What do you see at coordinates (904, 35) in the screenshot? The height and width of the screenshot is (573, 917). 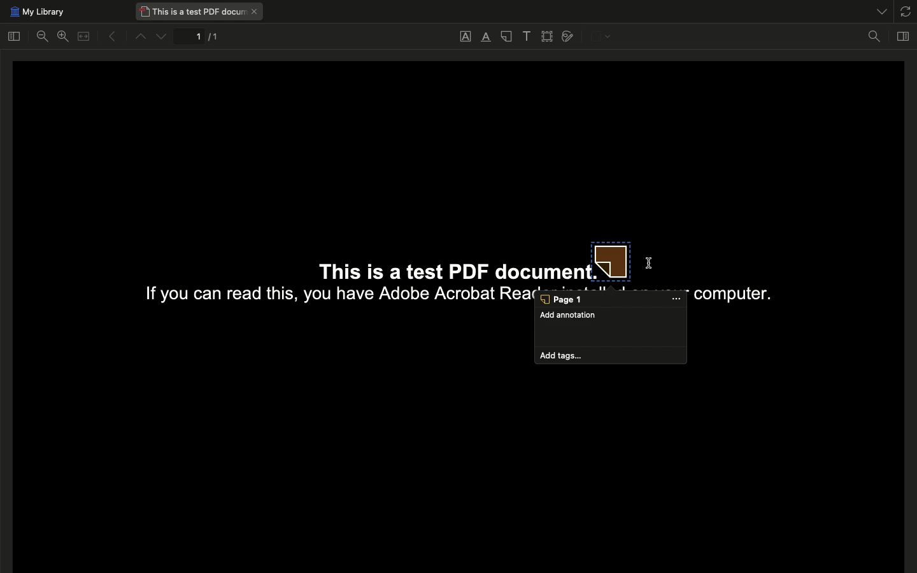 I see `Toggle context pane` at bounding box center [904, 35].